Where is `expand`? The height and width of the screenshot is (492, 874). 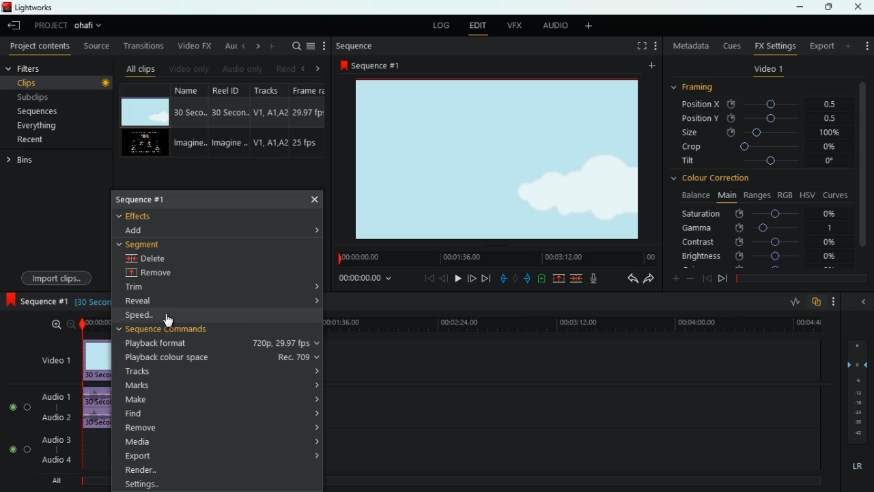 expand is located at coordinates (315, 299).